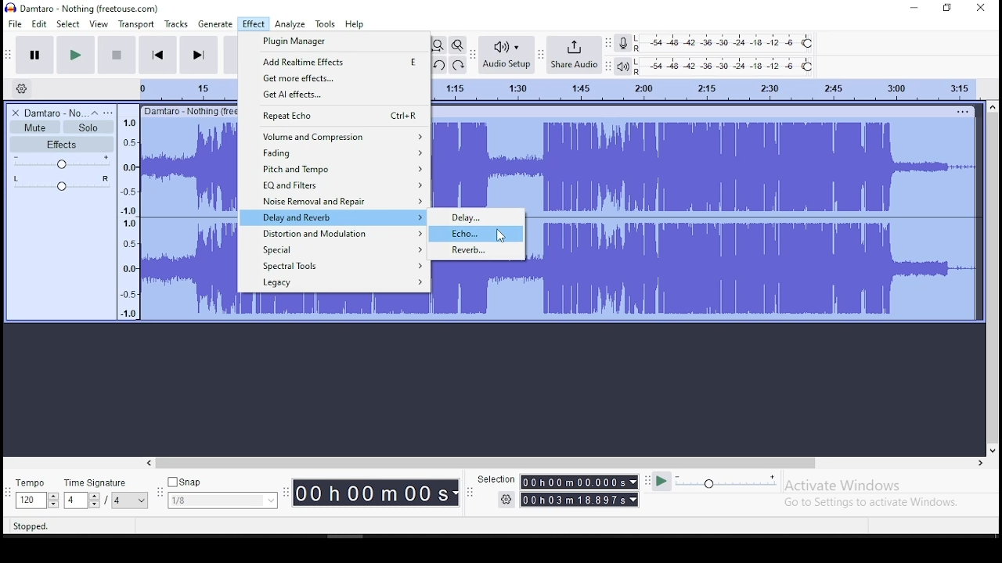 This screenshot has height=563, width=1002. What do you see at coordinates (52, 501) in the screenshot?
I see `Drop down` at bounding box center [52, 501].